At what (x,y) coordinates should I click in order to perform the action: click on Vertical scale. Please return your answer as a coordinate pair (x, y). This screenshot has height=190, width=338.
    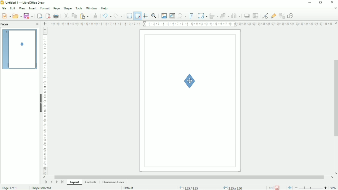
    Looking at the image, I should click on (46, 102).